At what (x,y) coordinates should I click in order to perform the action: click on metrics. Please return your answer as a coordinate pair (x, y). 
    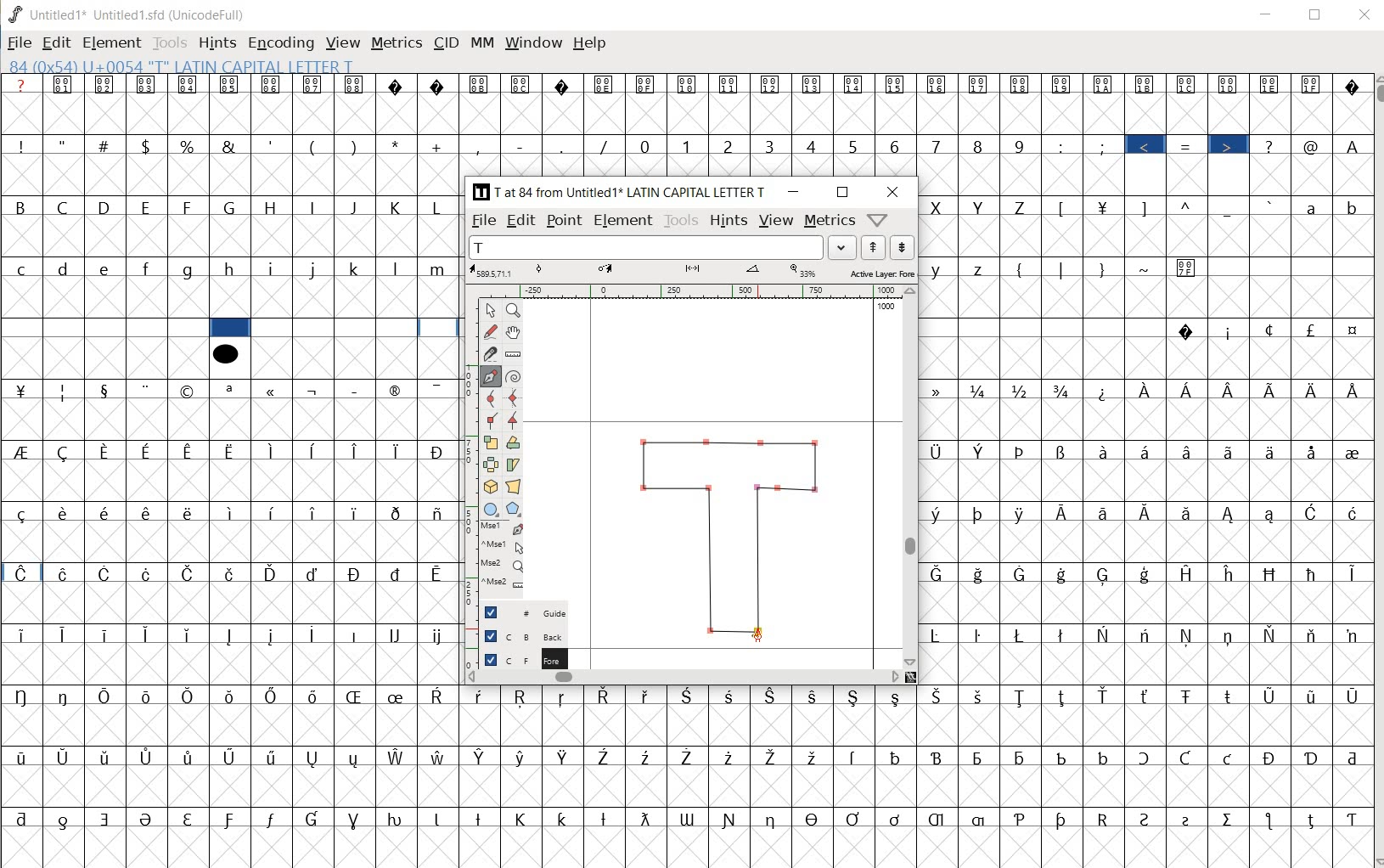
    Looking at the image, I should click on (396, 47).